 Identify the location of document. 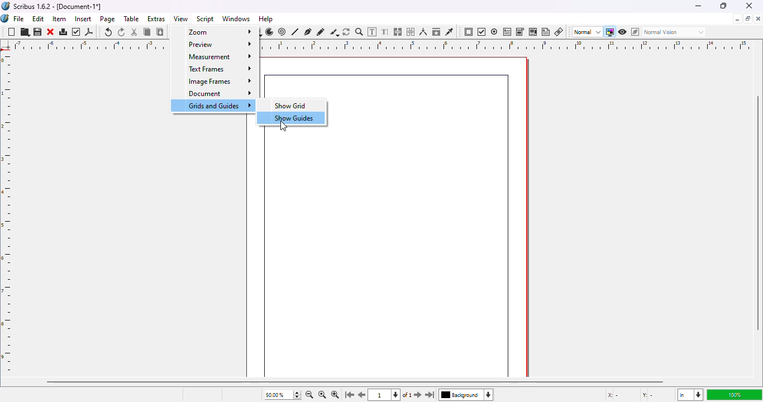
(216, 94).